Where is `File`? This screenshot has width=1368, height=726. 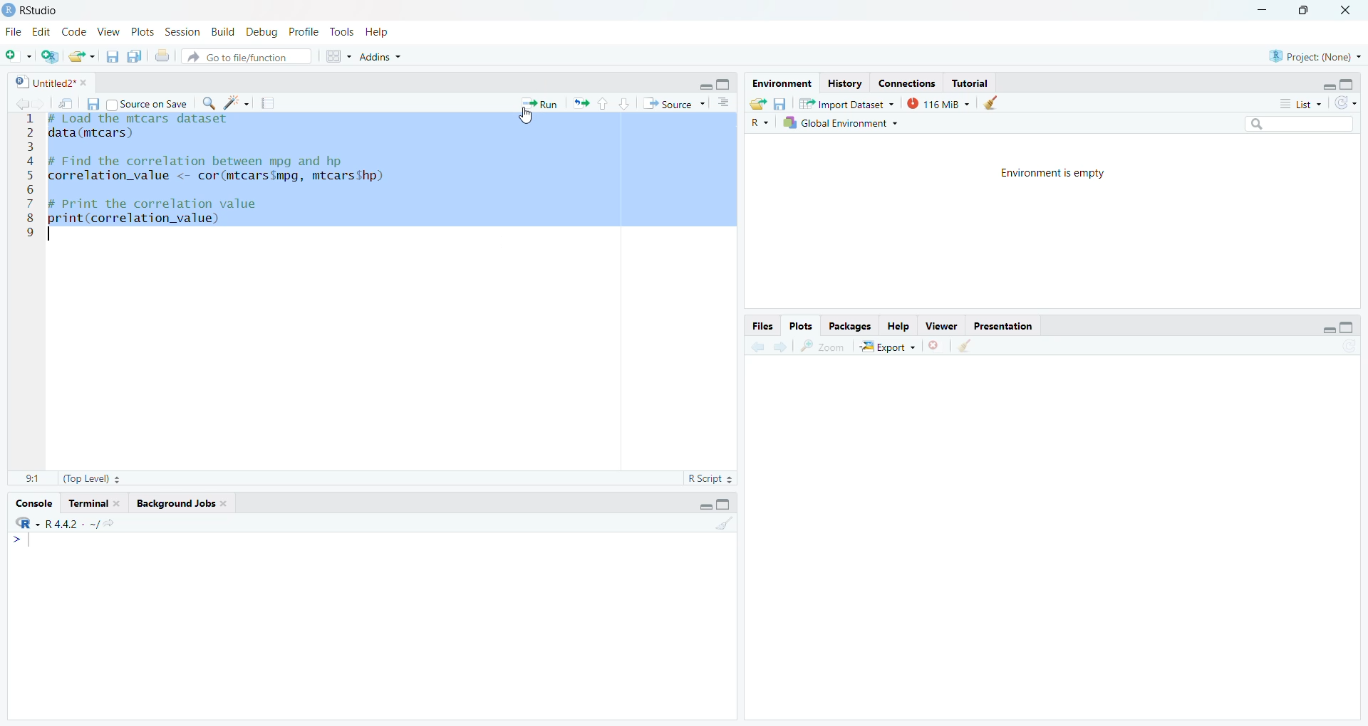 File is located at coordinates (11, 34).